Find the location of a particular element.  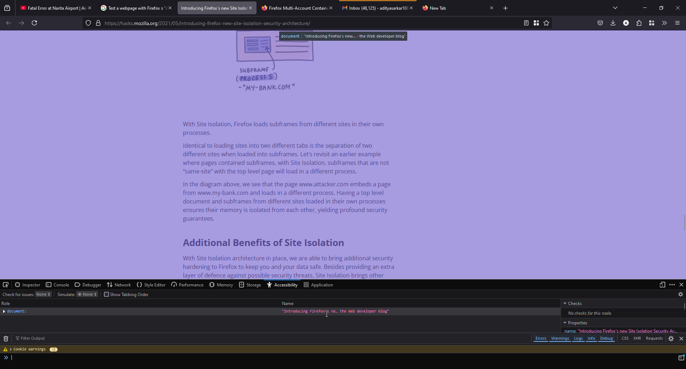

console is located at coordinates (57, 285).